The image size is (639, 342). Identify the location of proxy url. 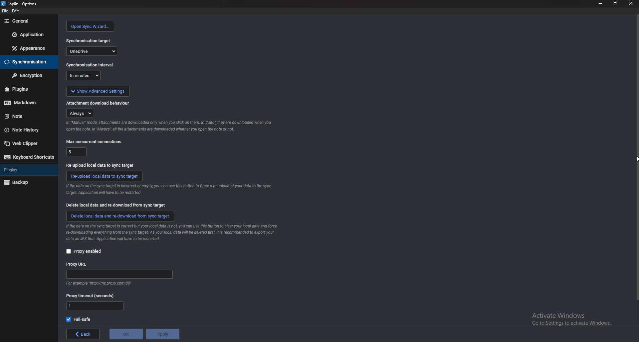
(76, 265).